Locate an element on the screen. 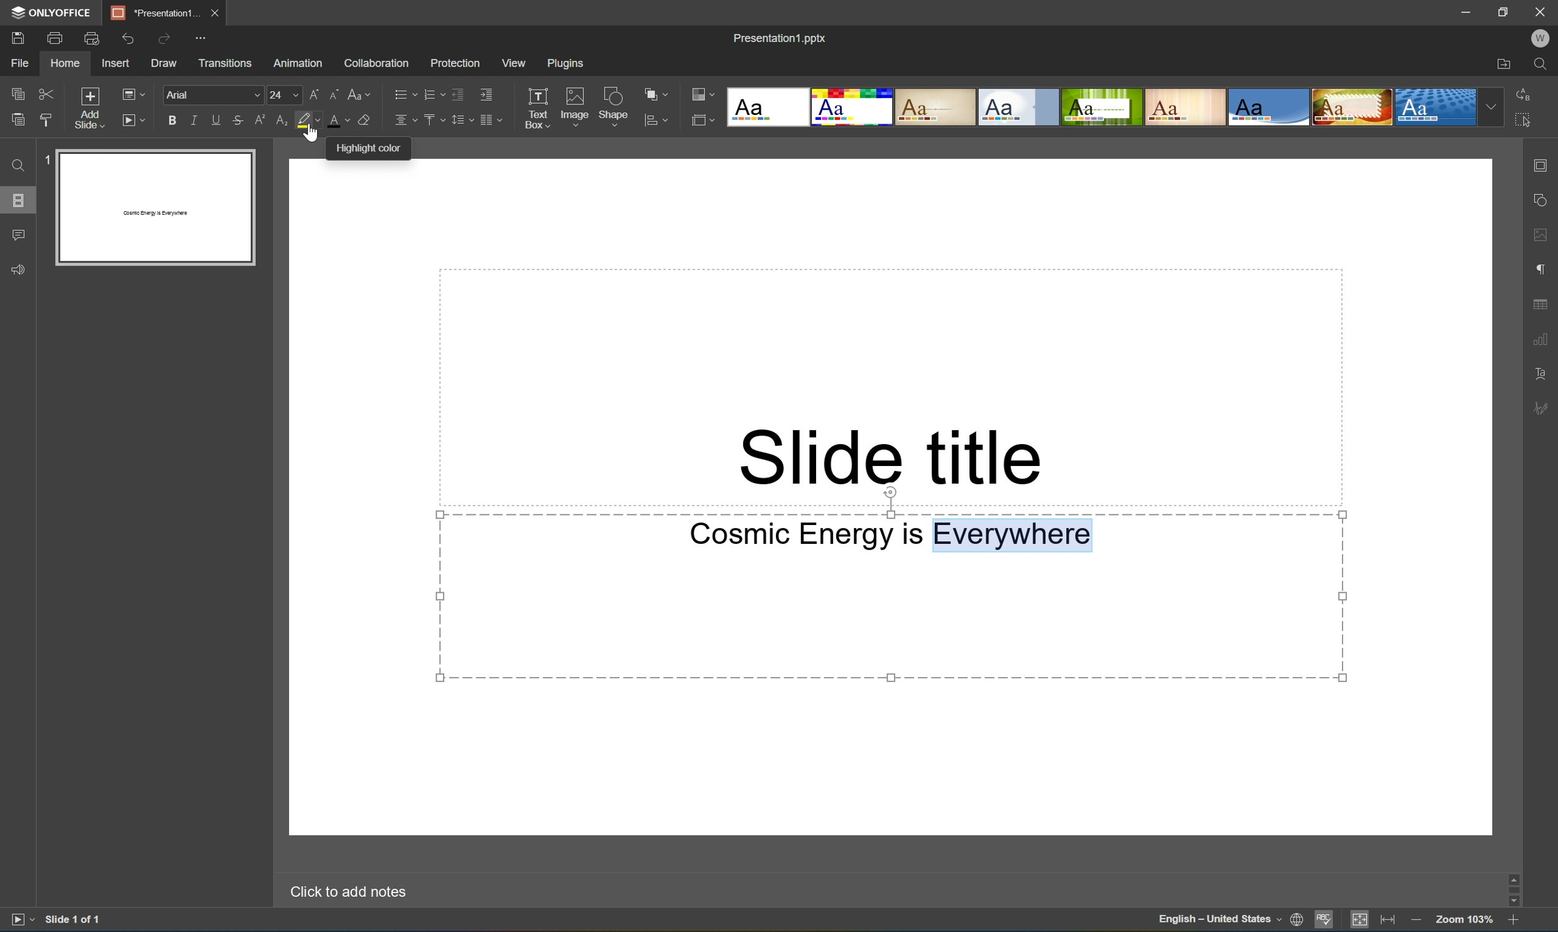 The image size is (1558, 932). Zoom Out is located at coordinates (1415, 920).